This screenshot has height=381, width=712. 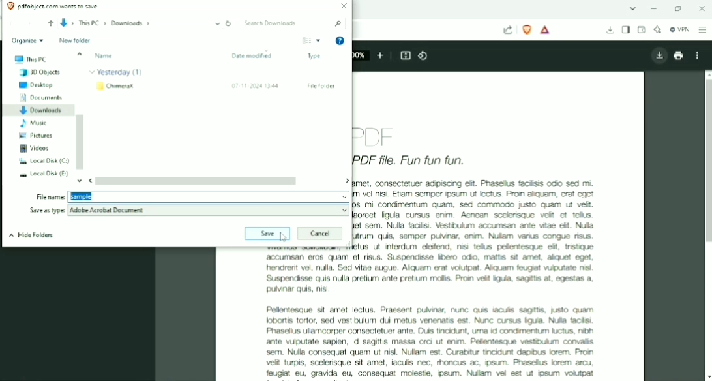 I want to click on Cursor, so click(x=282, y=237).